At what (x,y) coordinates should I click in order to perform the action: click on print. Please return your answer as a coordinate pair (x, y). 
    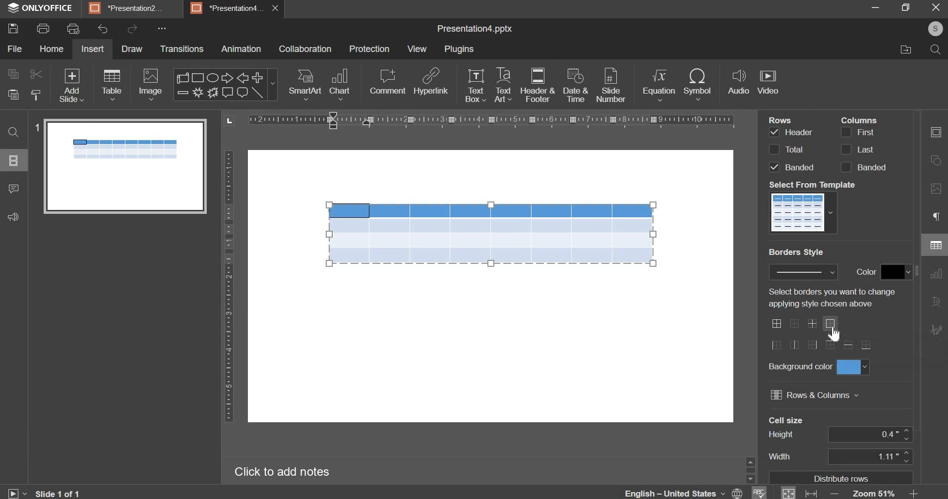
    Looking at the image, I should click on (43, 29).